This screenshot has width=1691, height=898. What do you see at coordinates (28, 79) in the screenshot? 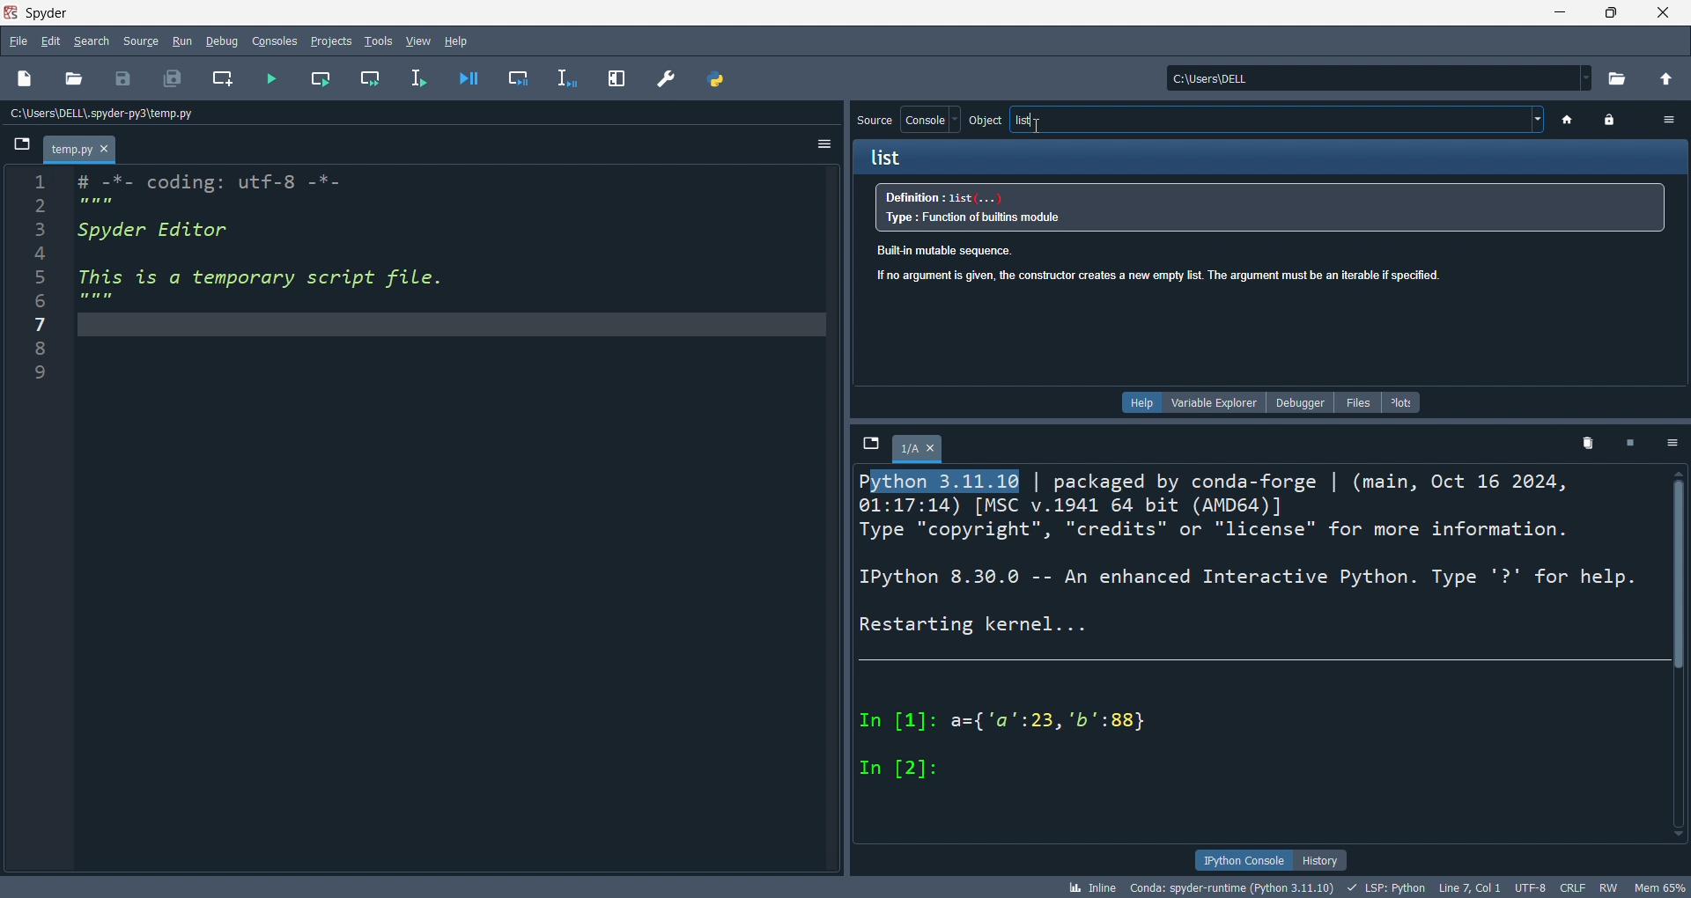
I see `new file` at bounding box center [28, 79].